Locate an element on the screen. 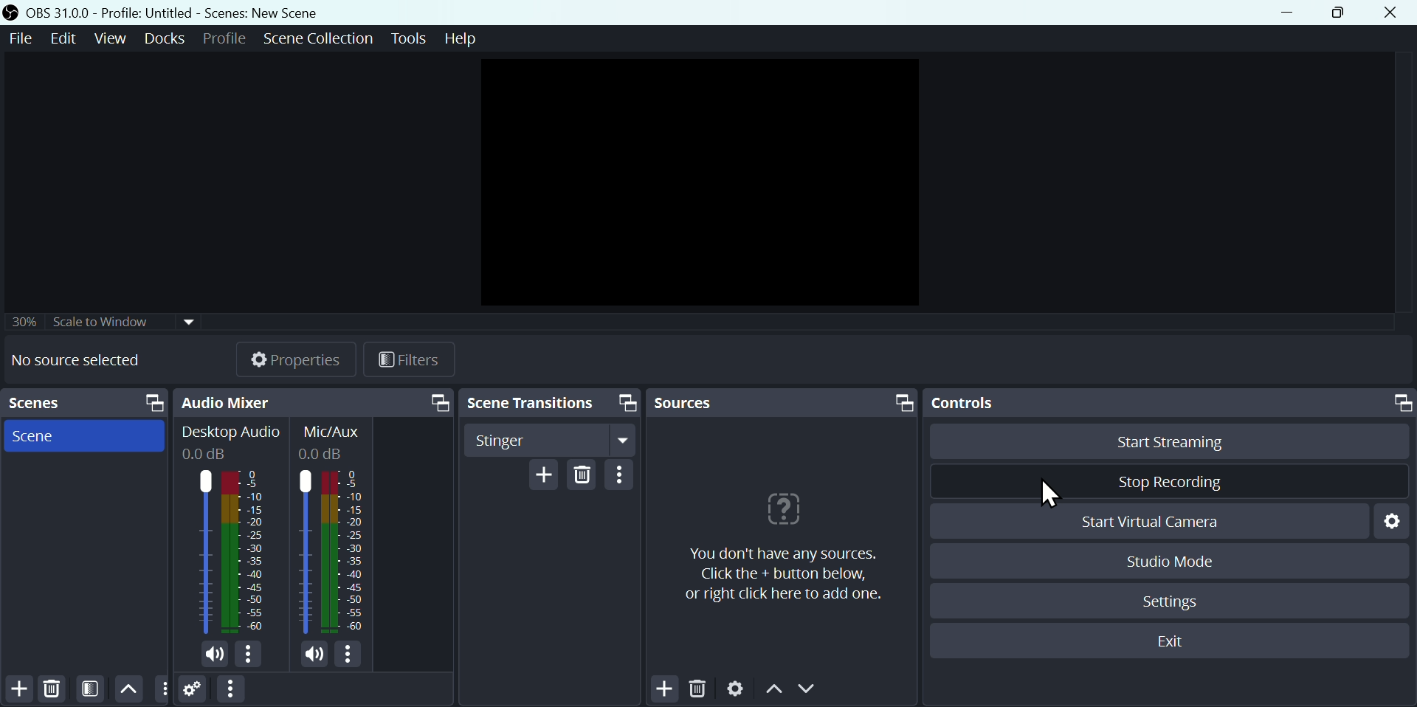 This screenshot has height=707, width=1417. icon is located at coordinates (784, 511).